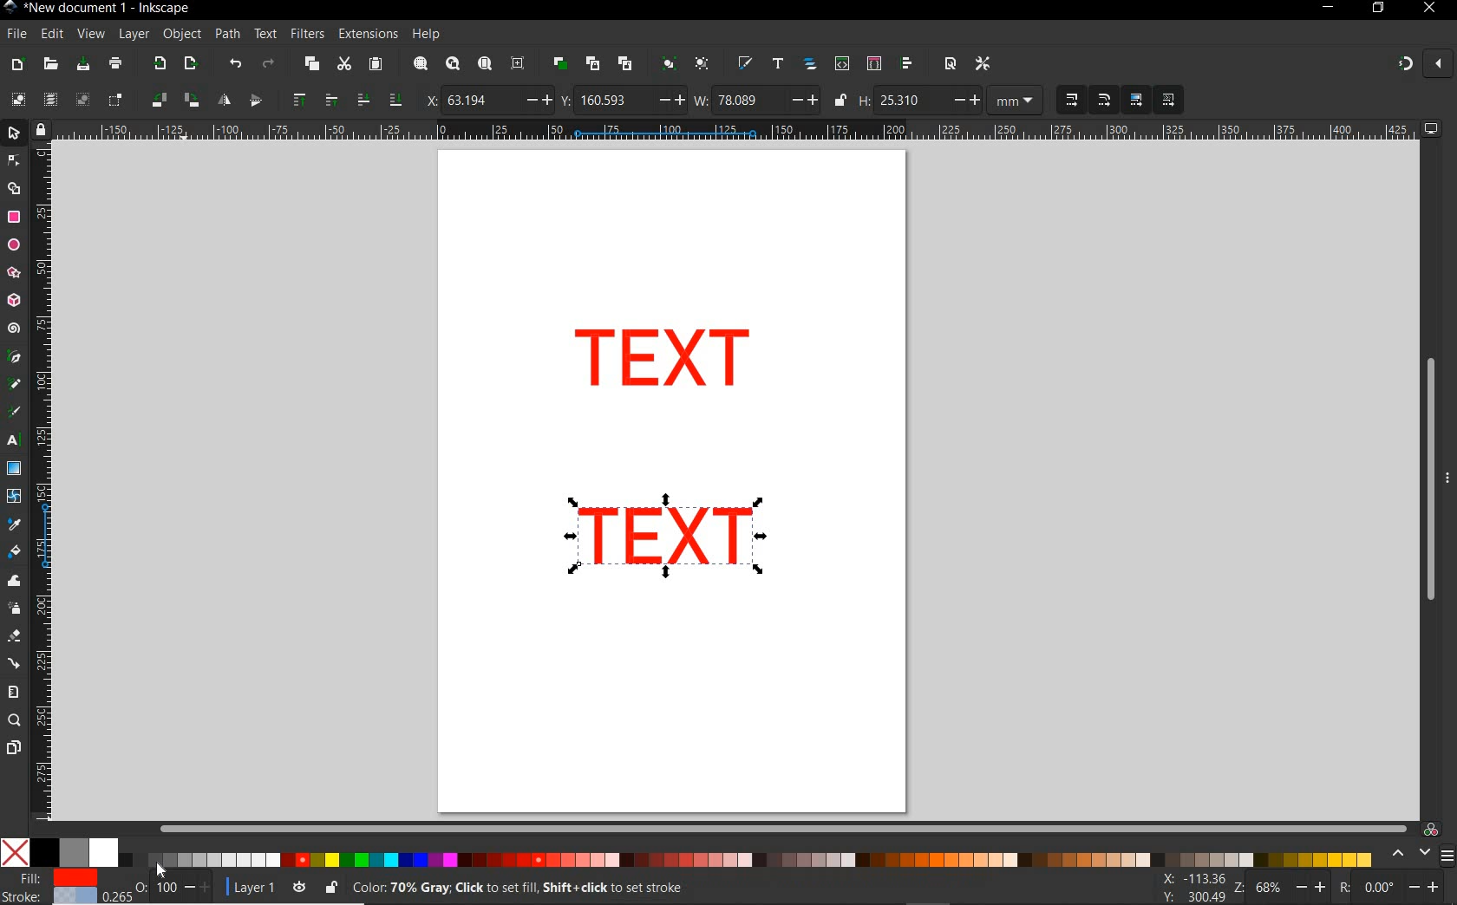  I want to click on help, so click(427, 35).